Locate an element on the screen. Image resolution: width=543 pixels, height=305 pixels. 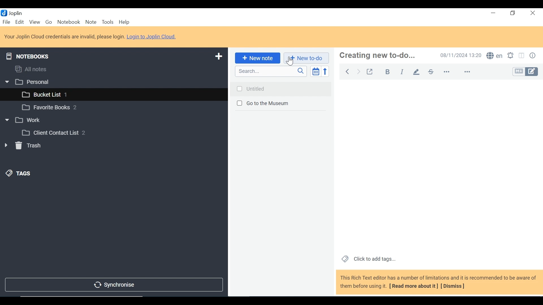
Edit is located at coordinates (20, 22).